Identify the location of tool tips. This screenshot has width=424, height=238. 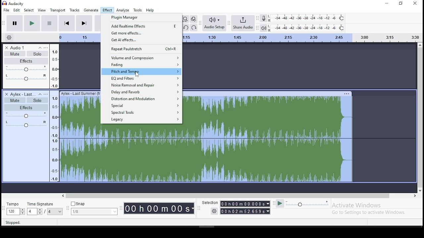
(15, 223).